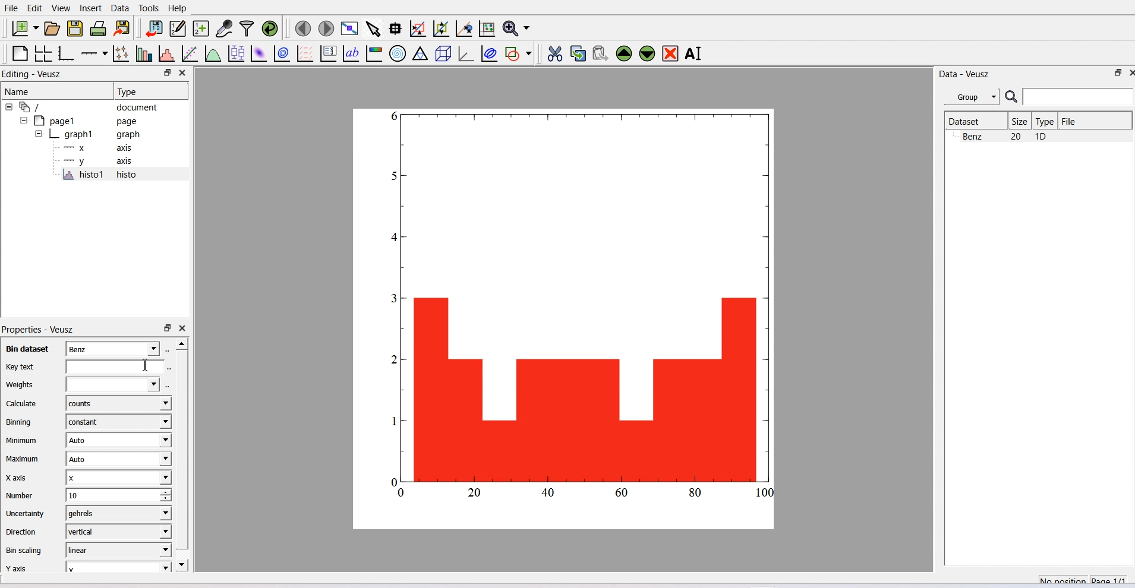  I want to click on Editing - Veusz, so click(33, 73).